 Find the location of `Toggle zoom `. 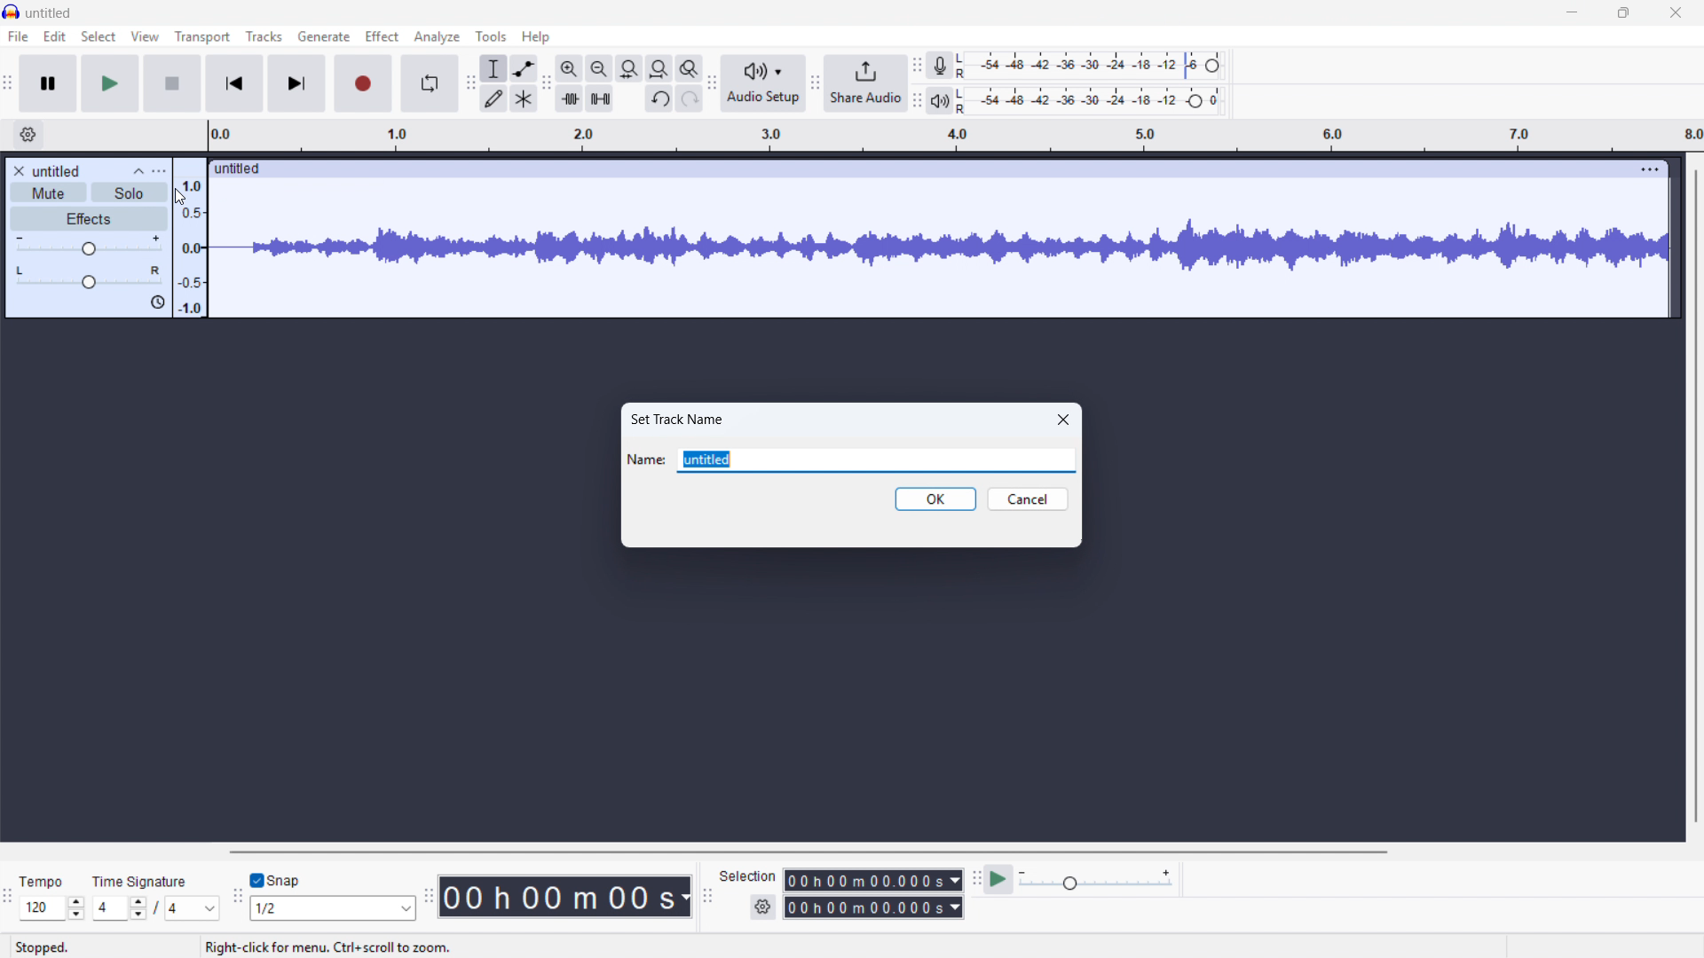

Toggle zoom  is located at coordinates (688, 68).